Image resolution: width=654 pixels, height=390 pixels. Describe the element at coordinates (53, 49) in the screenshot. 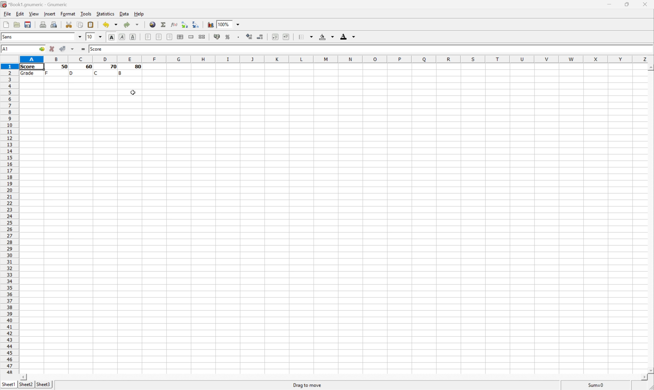

I see `Cancel change` at that location.